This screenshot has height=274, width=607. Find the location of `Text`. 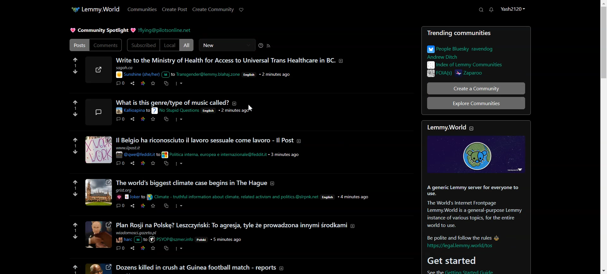

Text is located at coordinates (225, 60).